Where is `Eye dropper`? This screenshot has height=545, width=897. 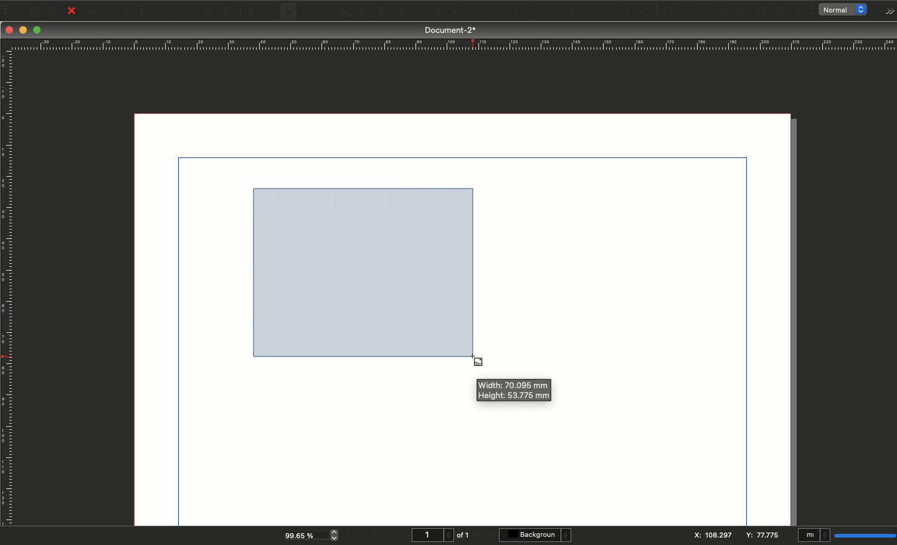 Eye dropper is located at coordinates (643, 11).